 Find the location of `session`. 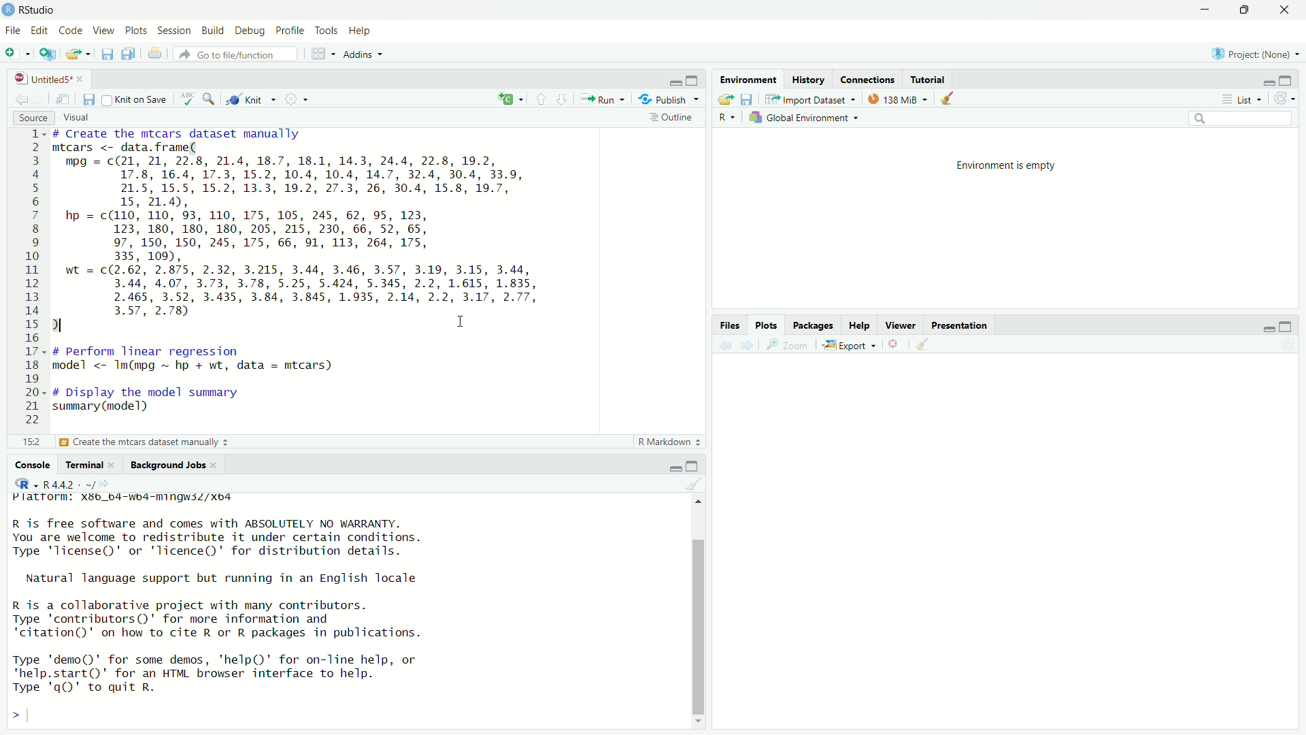

session is located at coordinates (174, 31).